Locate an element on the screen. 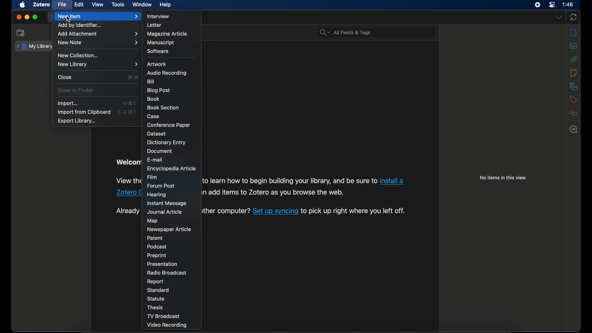 The width and height of the screenshot is (592, 333). show in finder is located at coordinates (76, 90).